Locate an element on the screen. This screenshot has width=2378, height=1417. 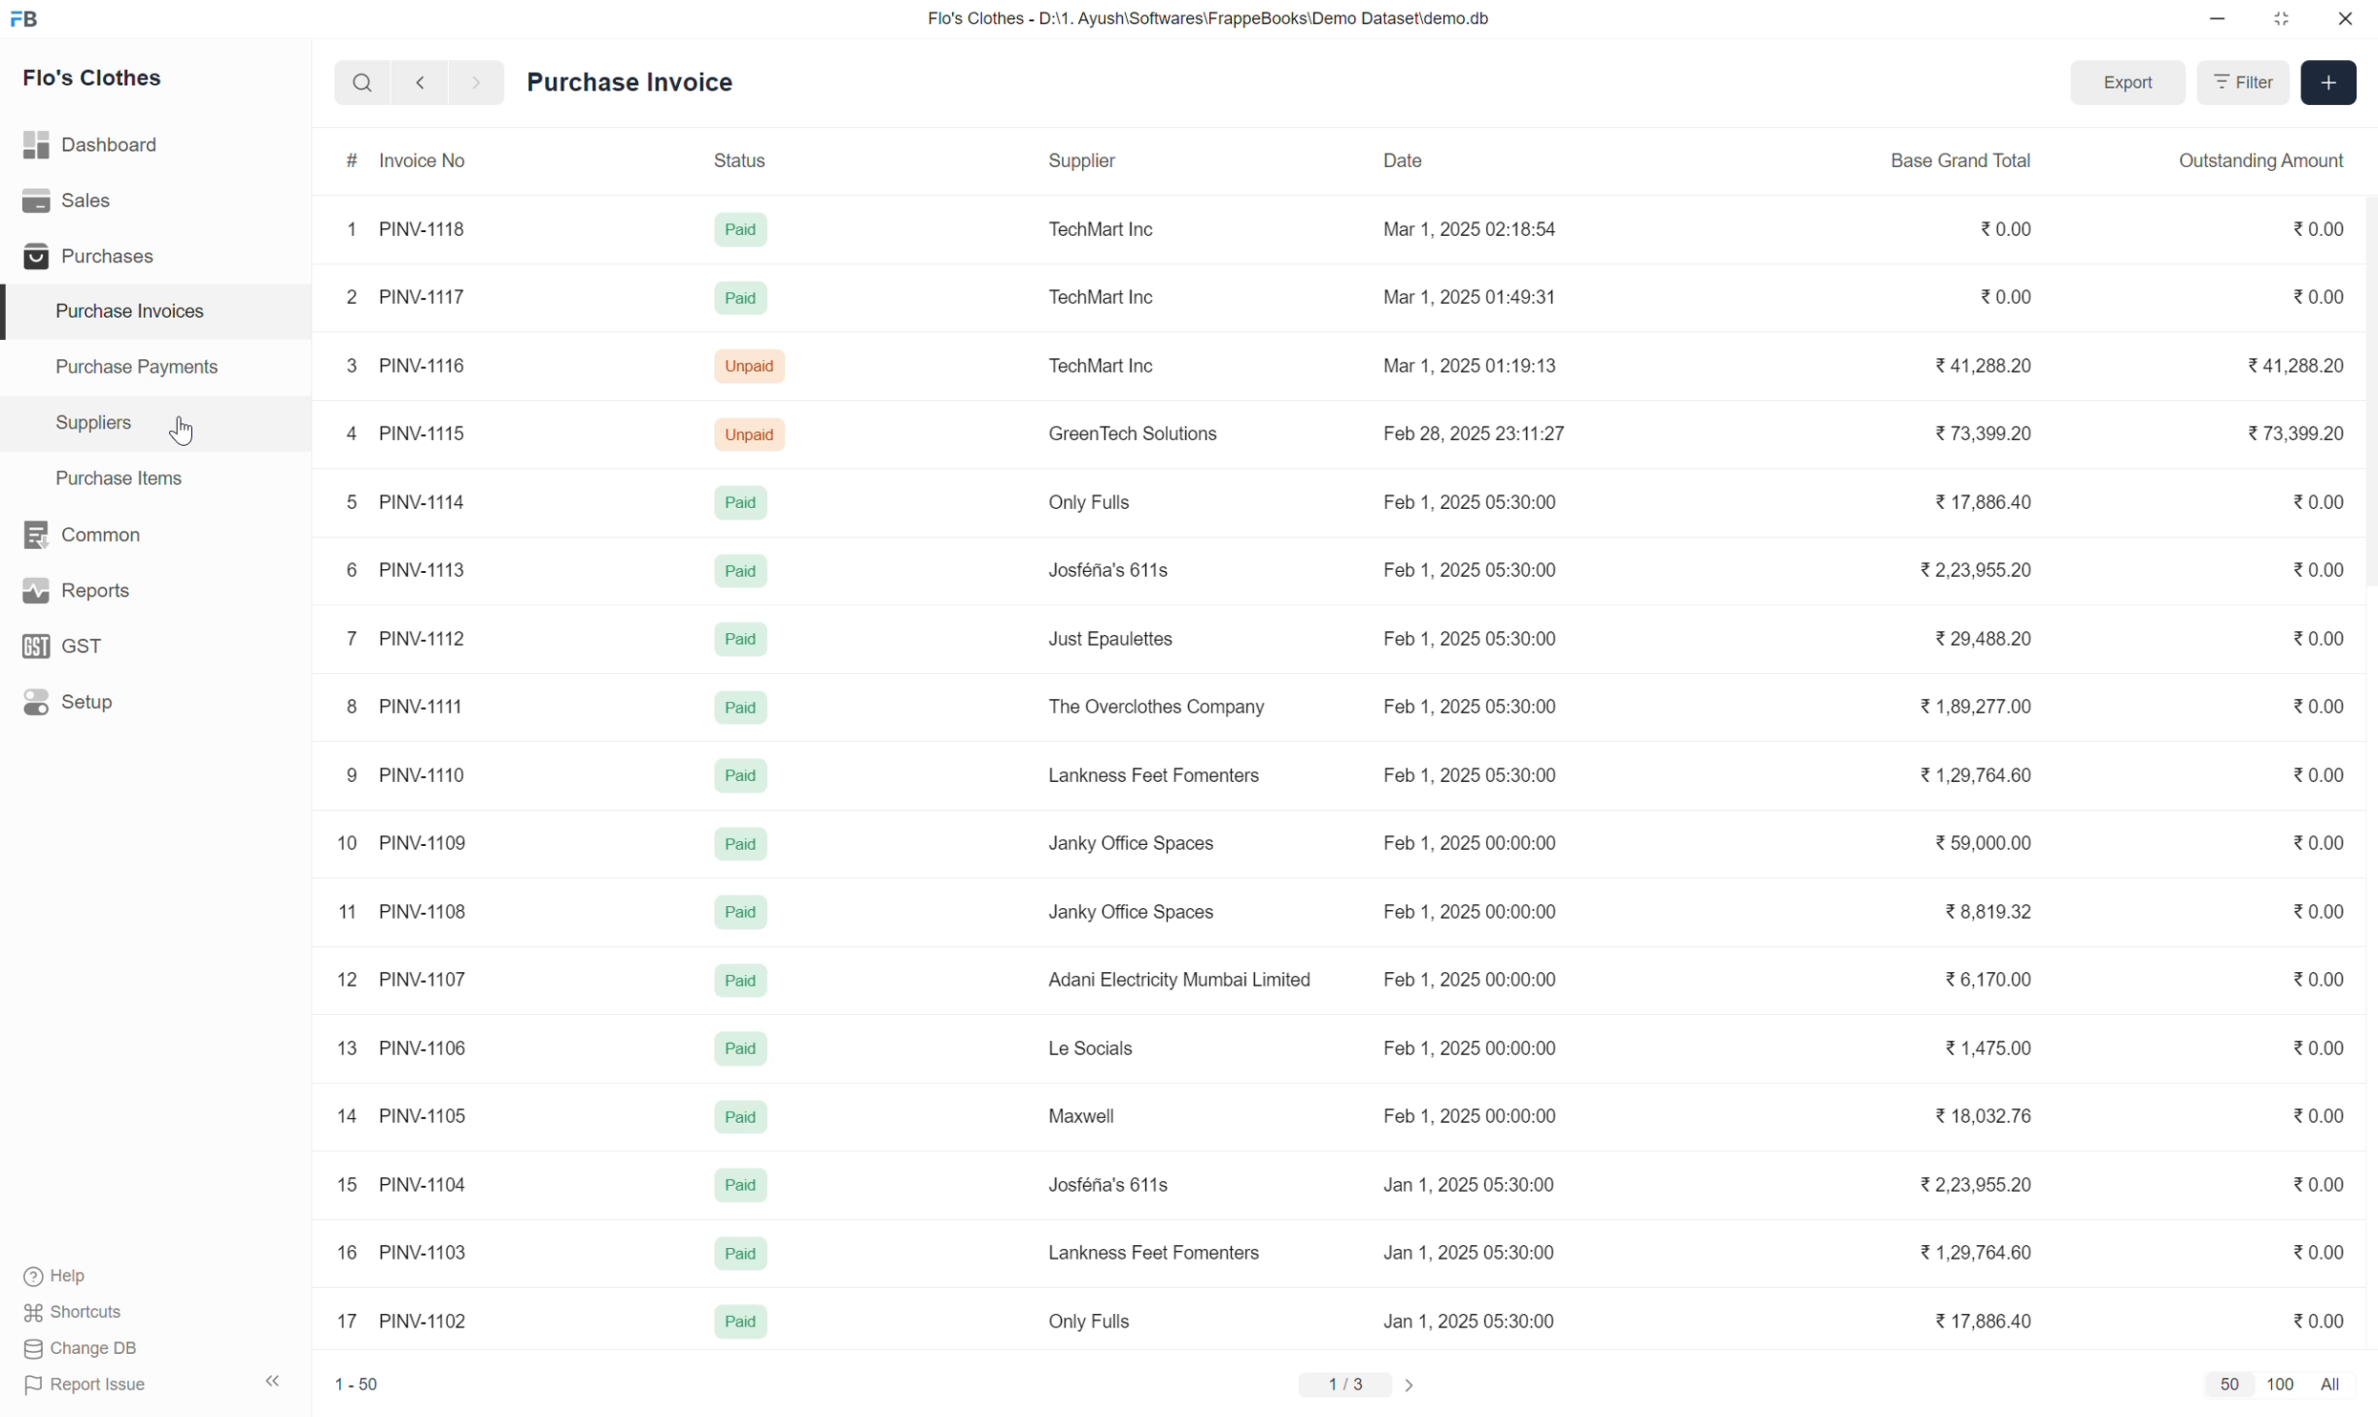
Feb 1, 2025 00:00:00 is located at coordinates (1473, 979).